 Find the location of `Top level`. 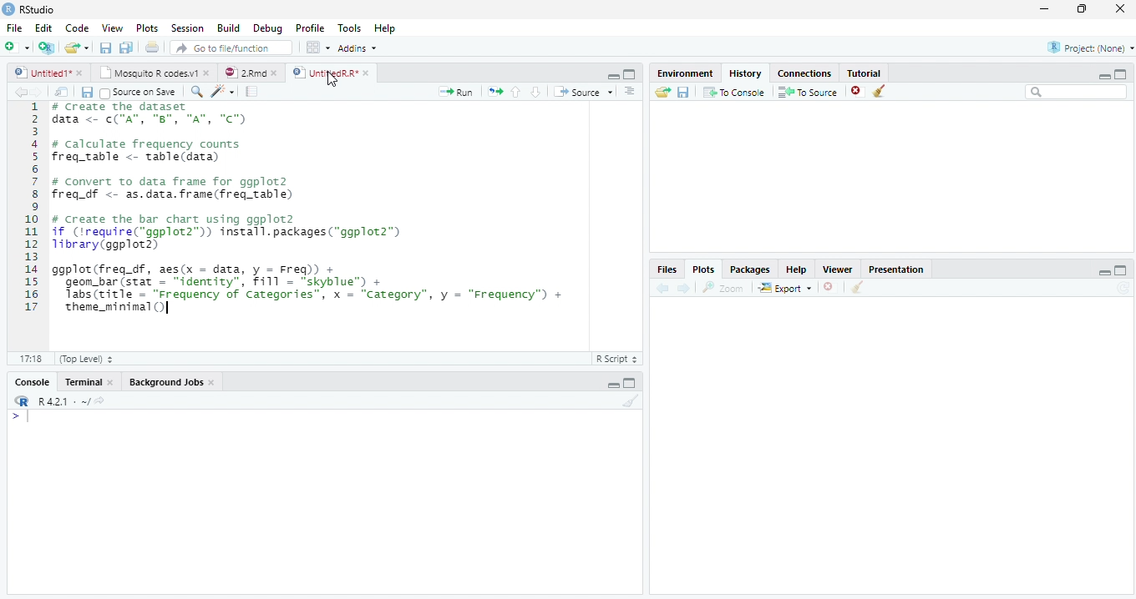

Top level is located at coordinates (83, 360).